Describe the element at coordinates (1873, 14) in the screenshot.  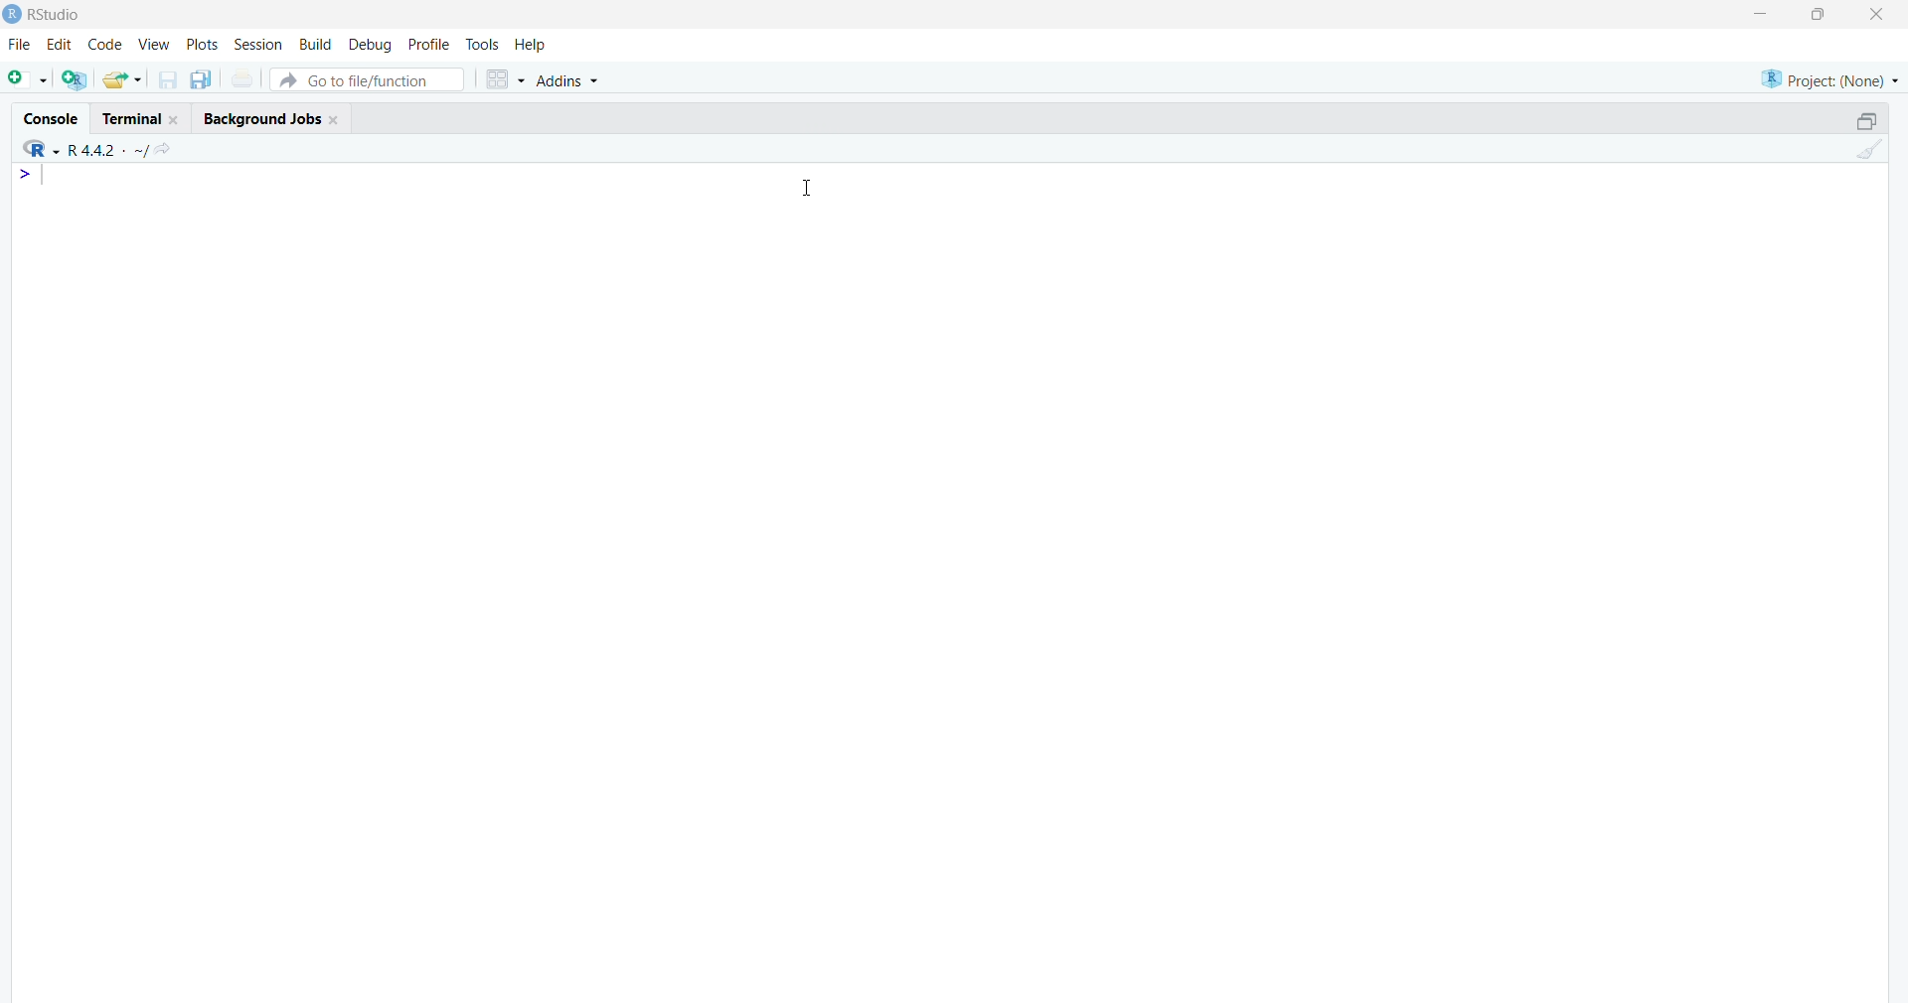
I see `Close` at that location.